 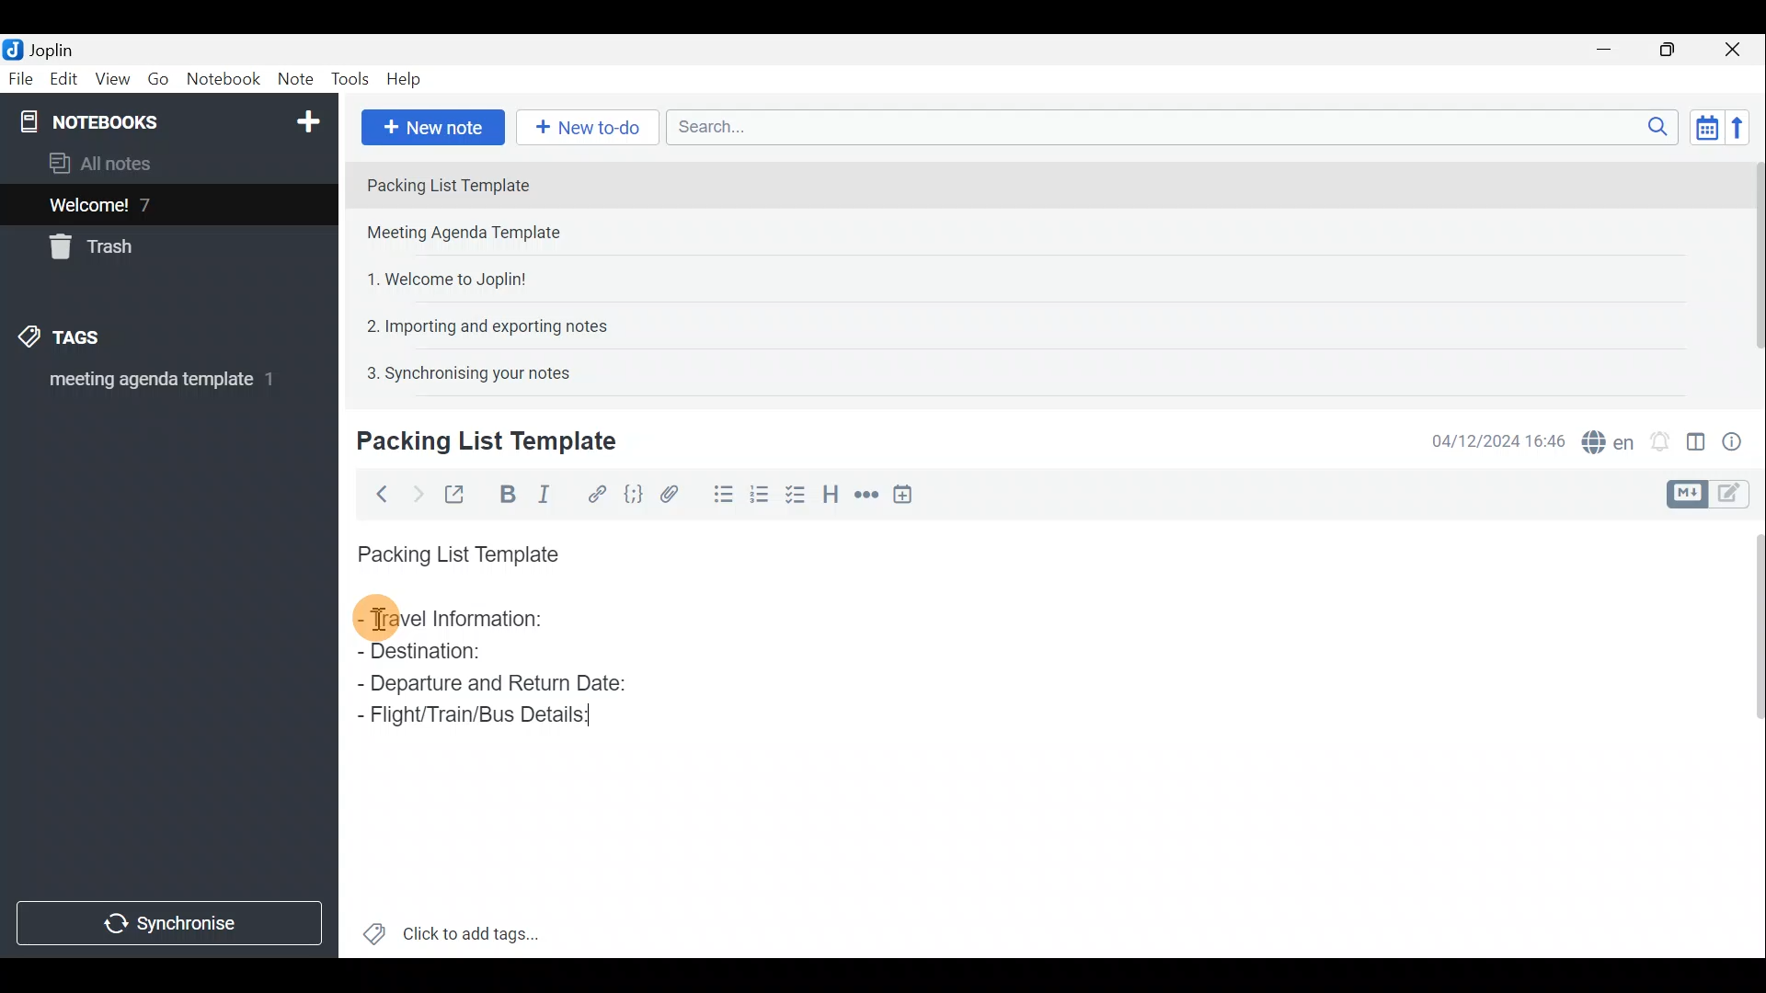 I want to click on Date & time, so click(x=1498, y=439).